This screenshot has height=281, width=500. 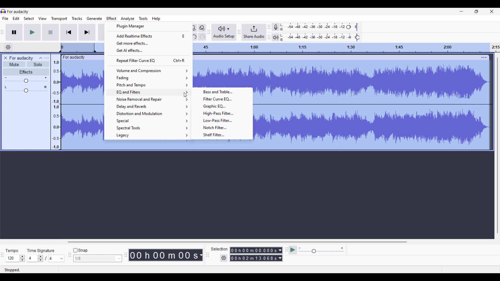 I want to click on Play-at-speed/Play-at-speed once, so click(x=293, y=250).